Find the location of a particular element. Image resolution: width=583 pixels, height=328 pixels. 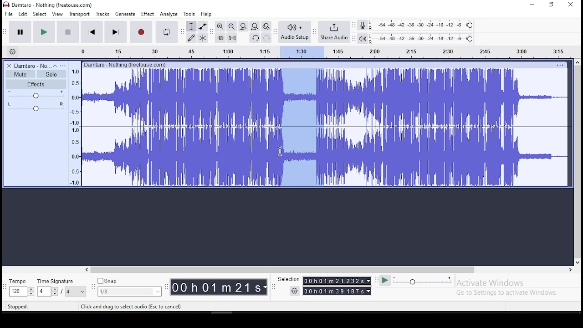

edit is located at coordinates (23, 14).